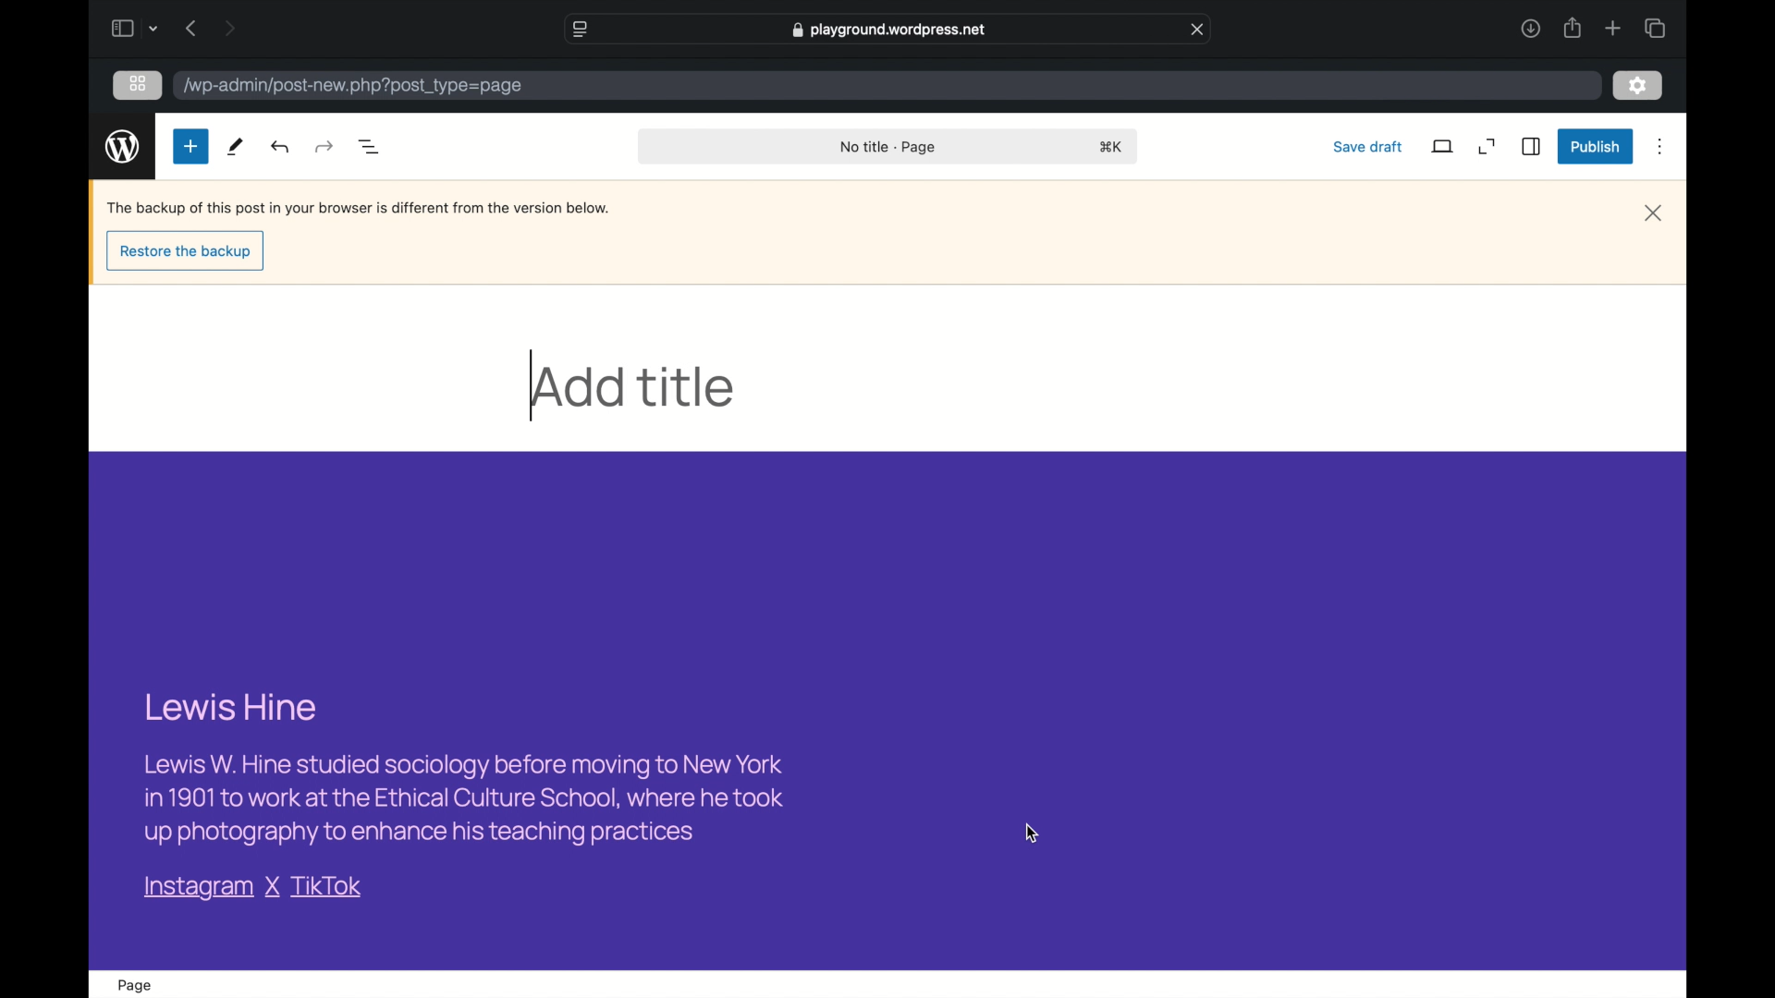 This screenshot has width=1775, height=998. I want to click on save draft, so click(1368, 146).